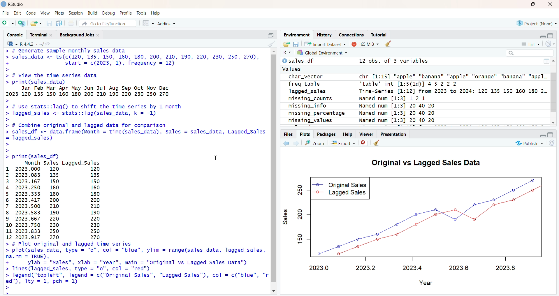 Image resolution: width=559 pixels, height=296 pixels. What do you see at coordinates (297, 35) in the screenshot?
I see `environment` at bounding box center [297, 35].